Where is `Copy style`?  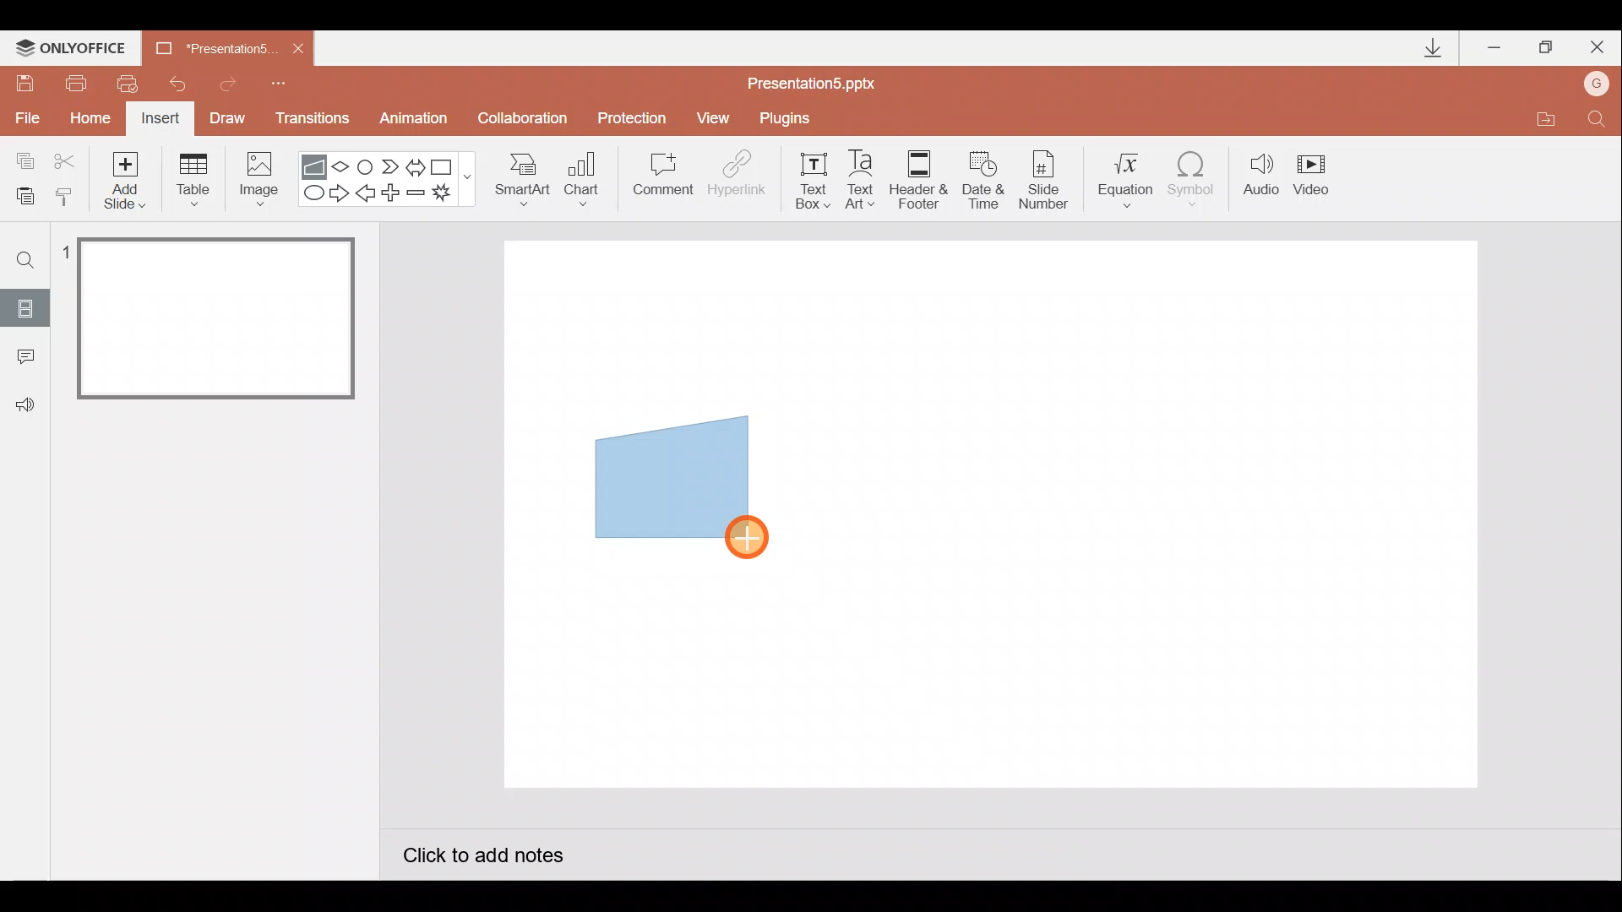 Copy style is located at coordinates (66, 194).